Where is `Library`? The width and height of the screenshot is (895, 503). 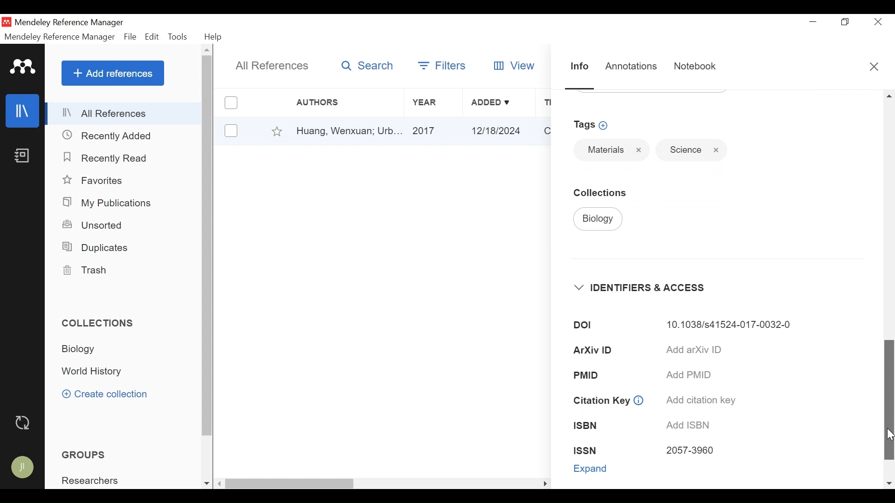 Library is located at coordinates (24, 111).